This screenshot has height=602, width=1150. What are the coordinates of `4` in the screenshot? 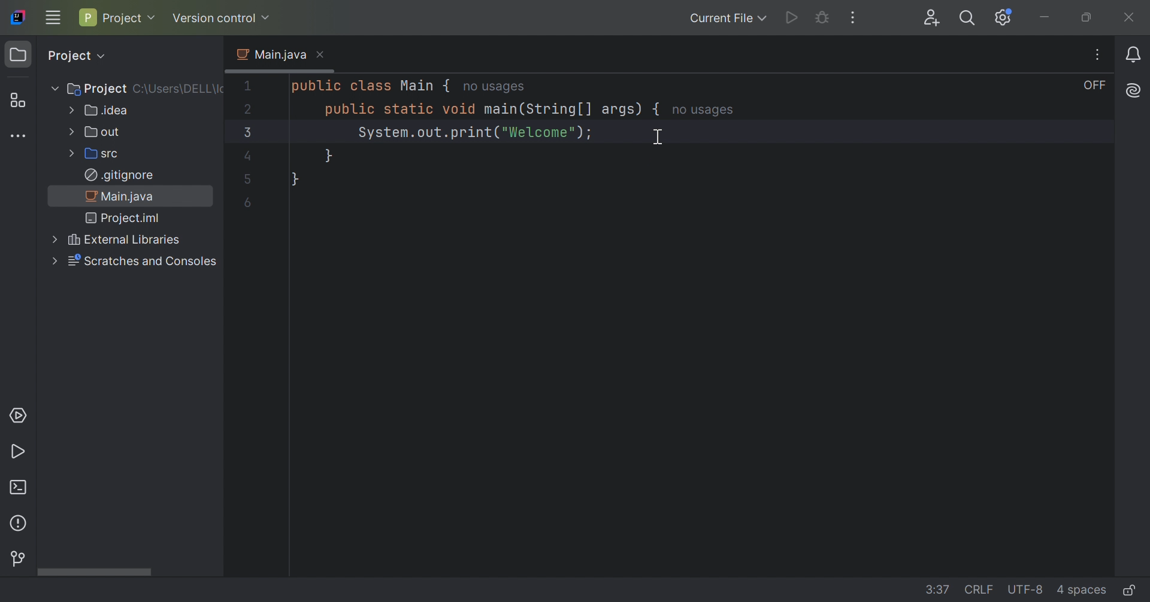 It's located at (246, 157).